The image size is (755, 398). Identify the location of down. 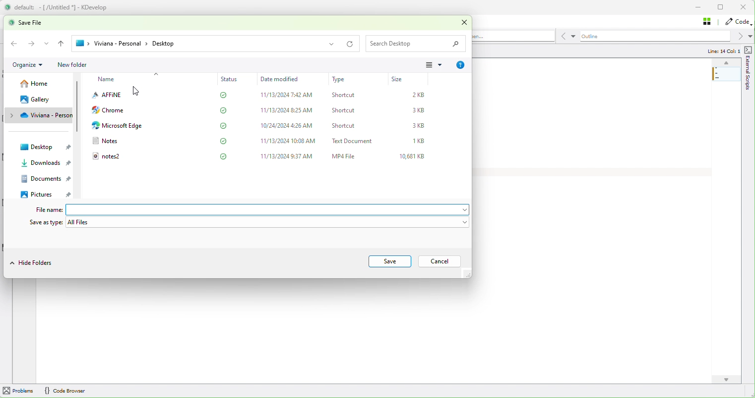
(726, 380).